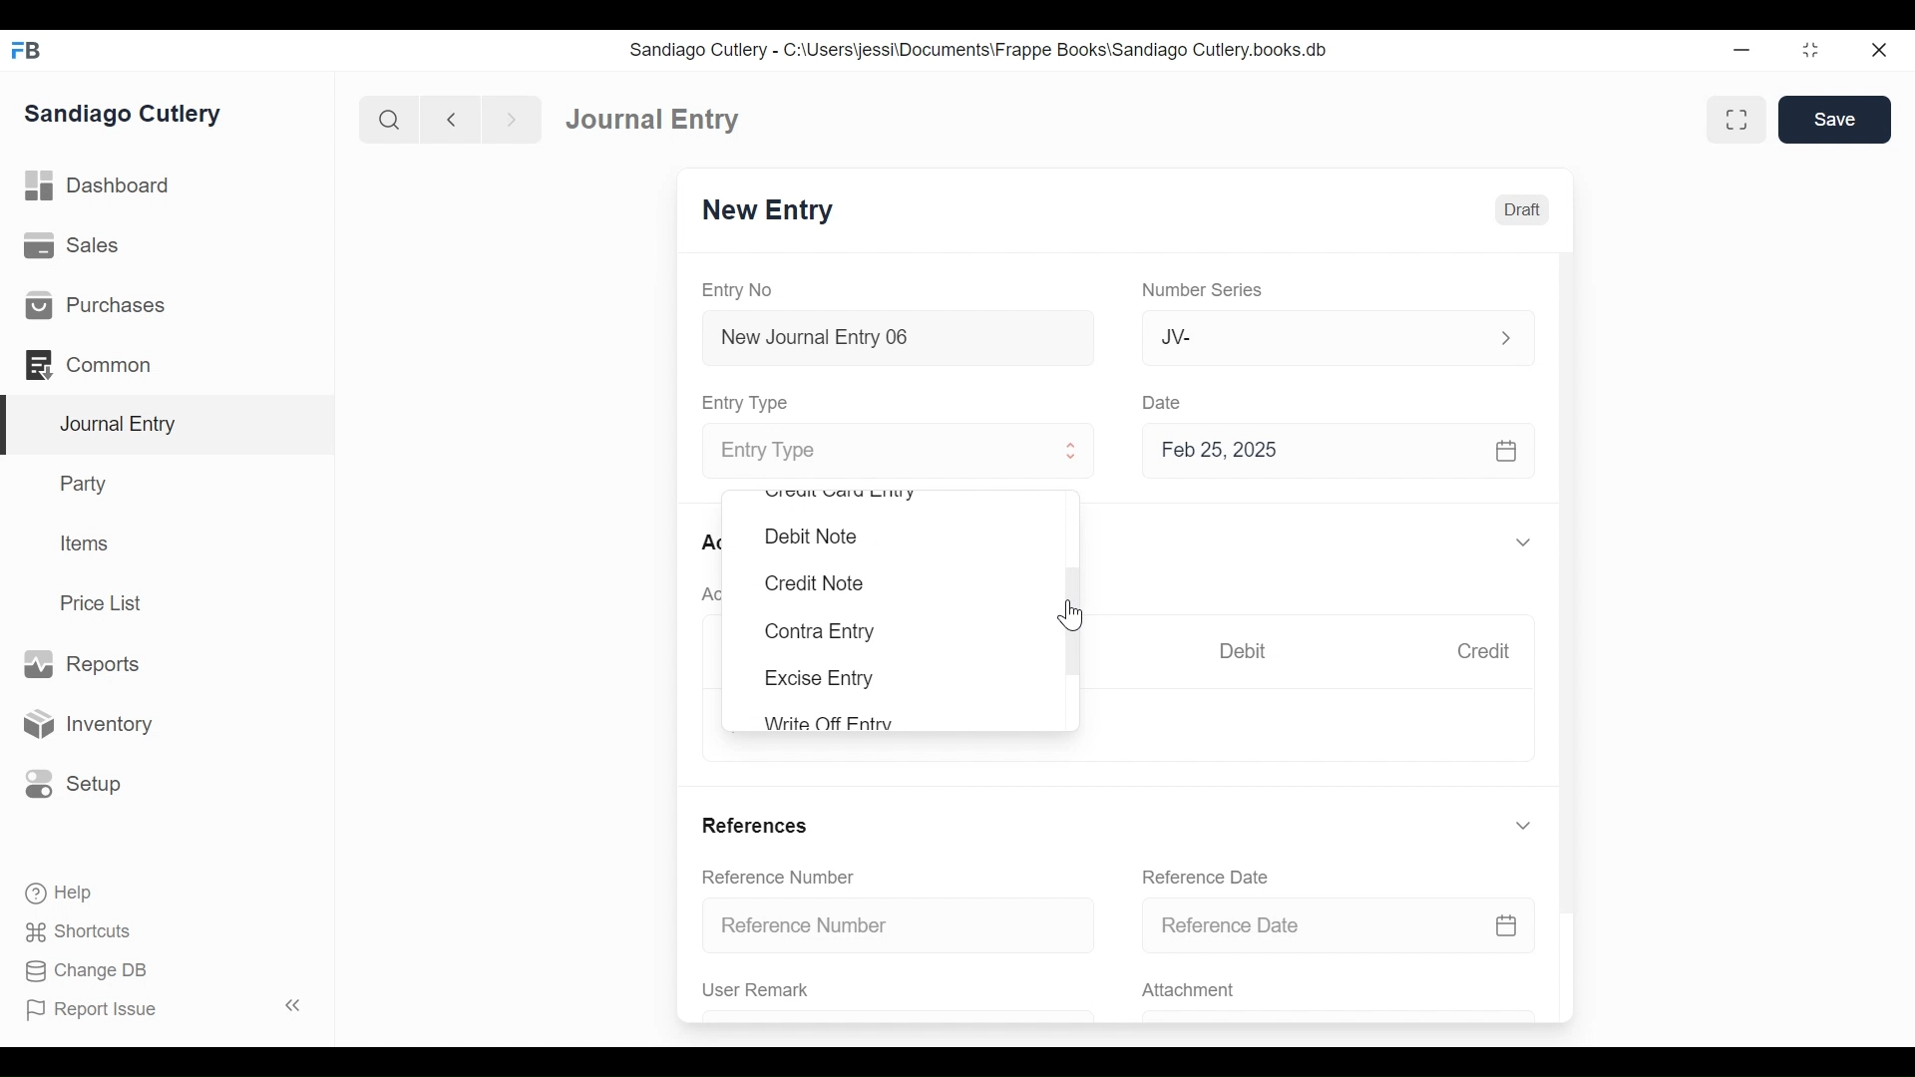  Describe the element at coordinates (108, 603) in the screenshot. I see `Price List` at that location.